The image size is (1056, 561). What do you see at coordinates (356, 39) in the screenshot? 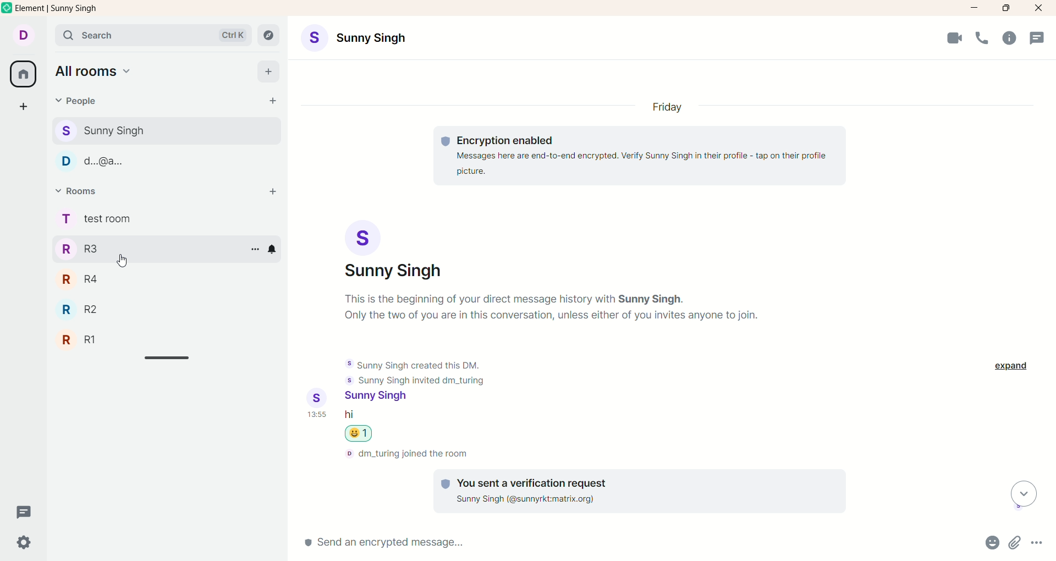
I see `account` at bounding box center [356, 39].